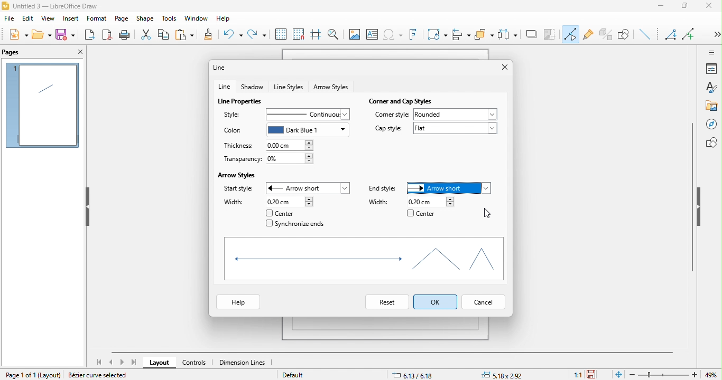 This screenshot has height=380, width=722. Describe the element at coordinates (159, 364) in the screenshot. I see `layout` at that location.